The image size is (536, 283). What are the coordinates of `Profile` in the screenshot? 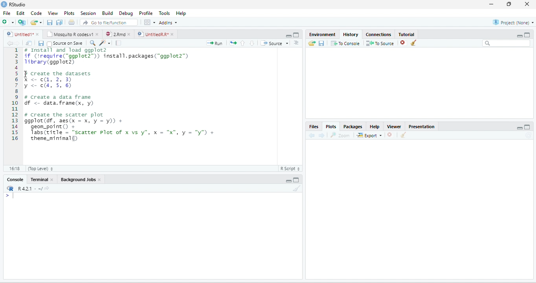 It's located at (146, 13).